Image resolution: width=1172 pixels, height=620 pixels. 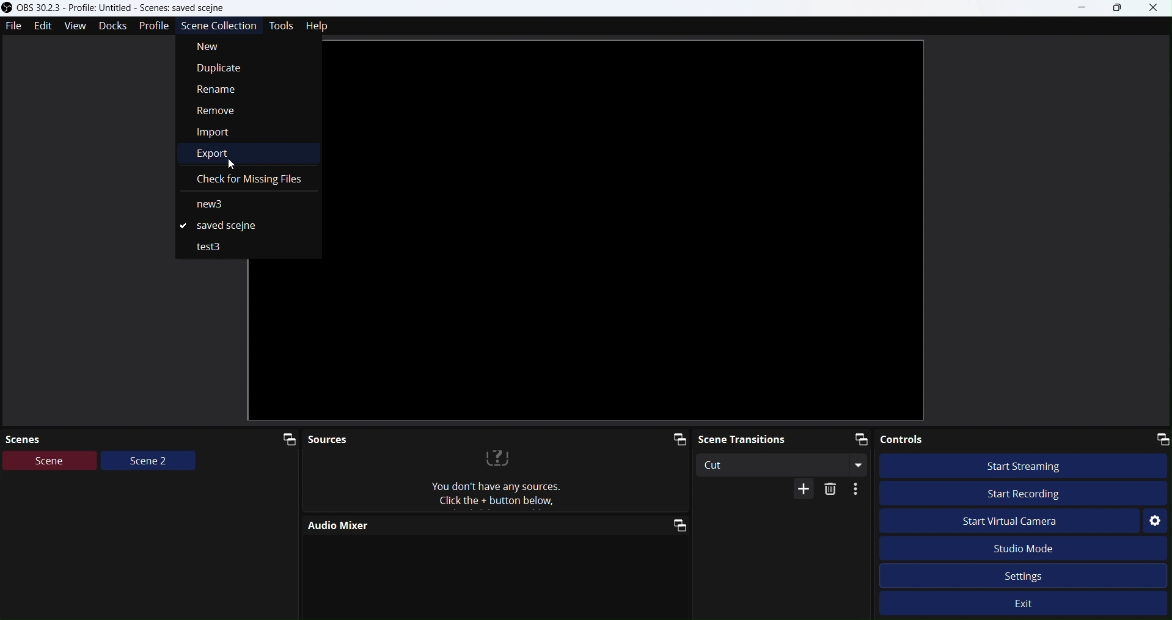 I want to click on Box, so click(x=1120, y=10).